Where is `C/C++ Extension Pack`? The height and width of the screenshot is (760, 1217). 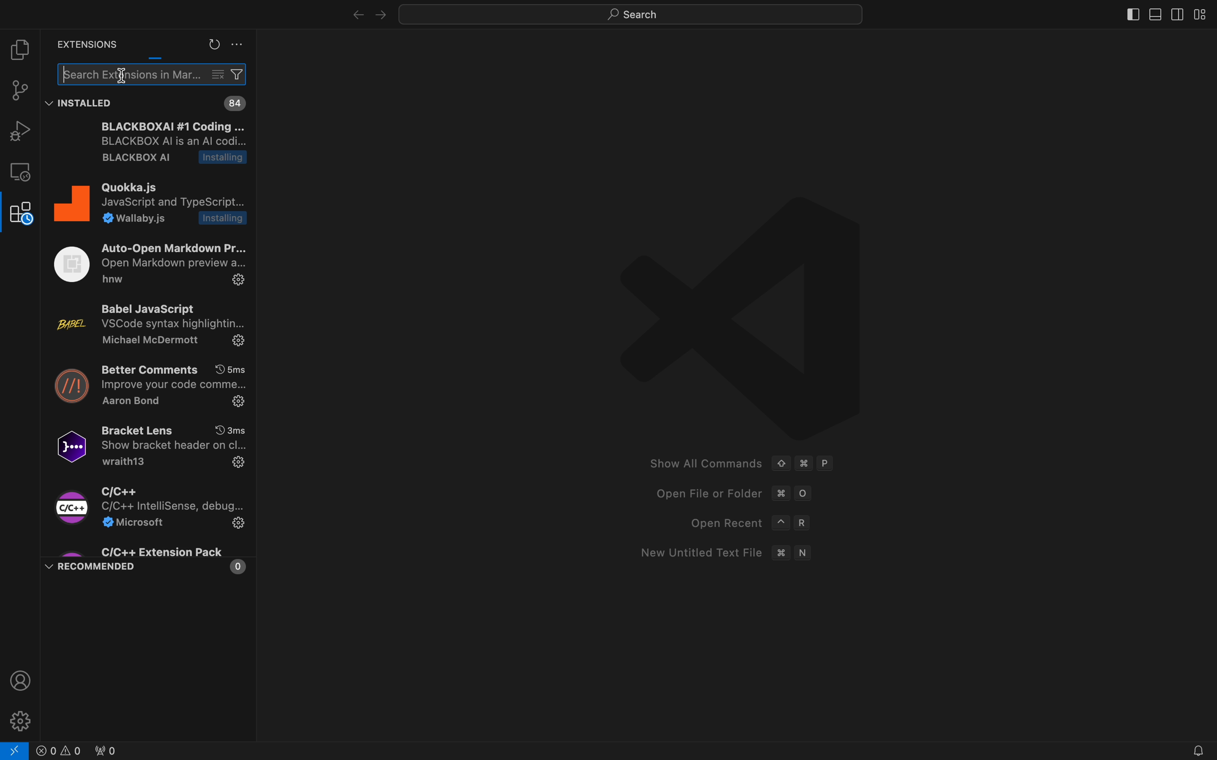
C/C++ Extension Pack is located at coordinates (145, 551).